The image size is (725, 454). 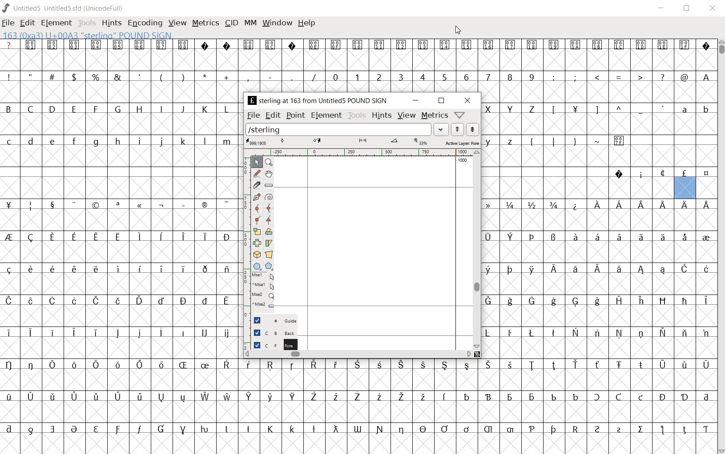 I want to click on Symbol, so click(x=598, y=429).